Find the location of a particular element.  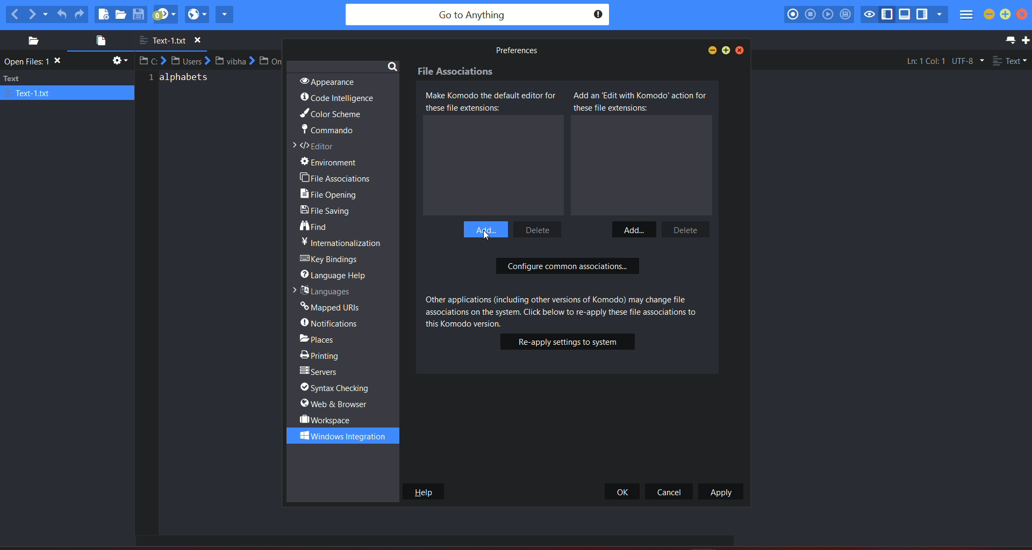

mapped URLs is located at coordinates (331, 306).